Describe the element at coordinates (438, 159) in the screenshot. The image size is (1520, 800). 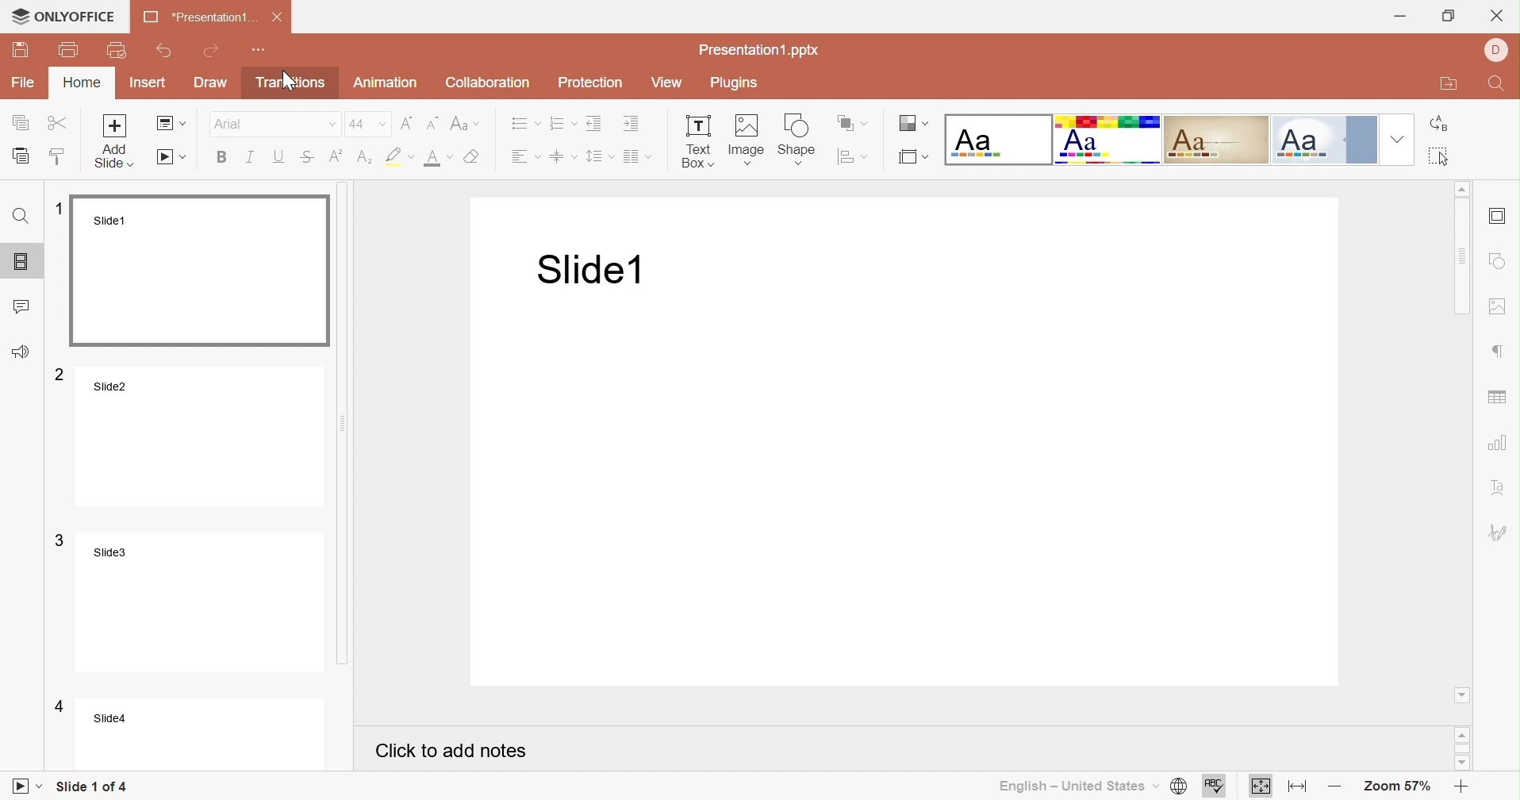
I see `Font color` at that location.